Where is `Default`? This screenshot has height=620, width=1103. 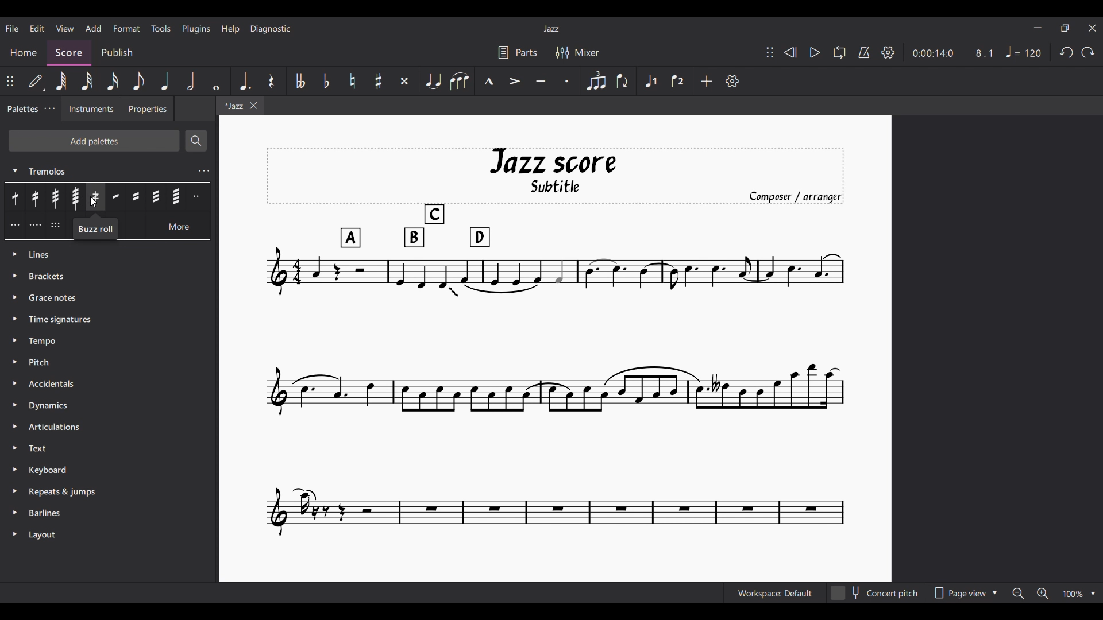
Default is located at coordinates (37, 81).